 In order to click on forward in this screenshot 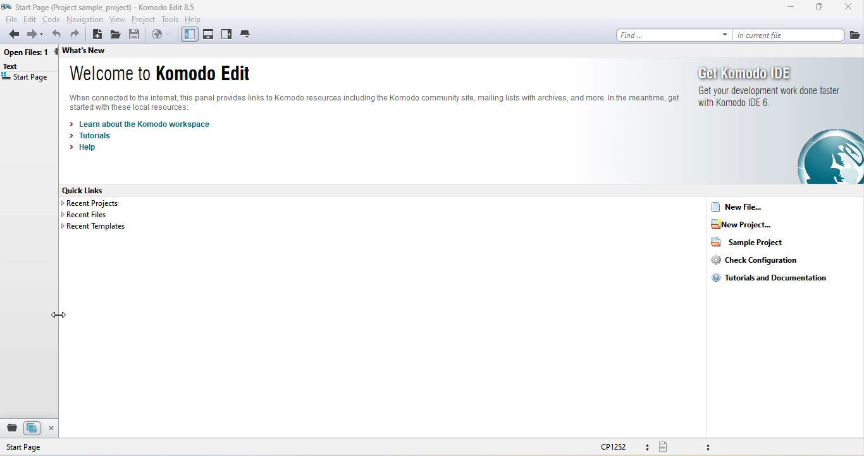, I will do `click(34, 35)`.